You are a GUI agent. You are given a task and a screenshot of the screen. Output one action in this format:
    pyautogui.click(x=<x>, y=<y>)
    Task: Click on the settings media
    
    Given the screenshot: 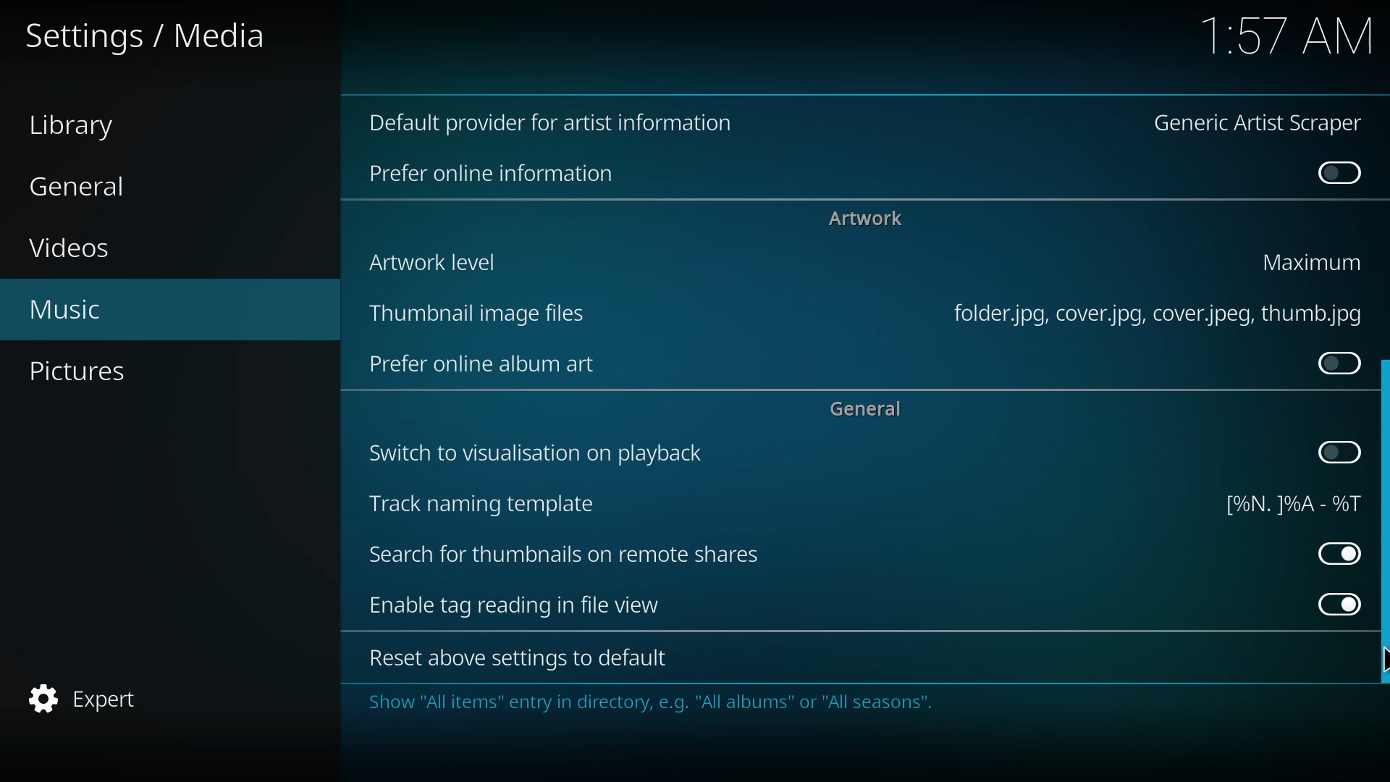 What is the action you would take?
    pyautogui.click(x=153, y=38)
    